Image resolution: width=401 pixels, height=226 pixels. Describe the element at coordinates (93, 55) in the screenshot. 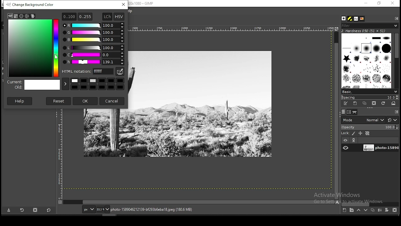

I see `lch chroma` at that location.